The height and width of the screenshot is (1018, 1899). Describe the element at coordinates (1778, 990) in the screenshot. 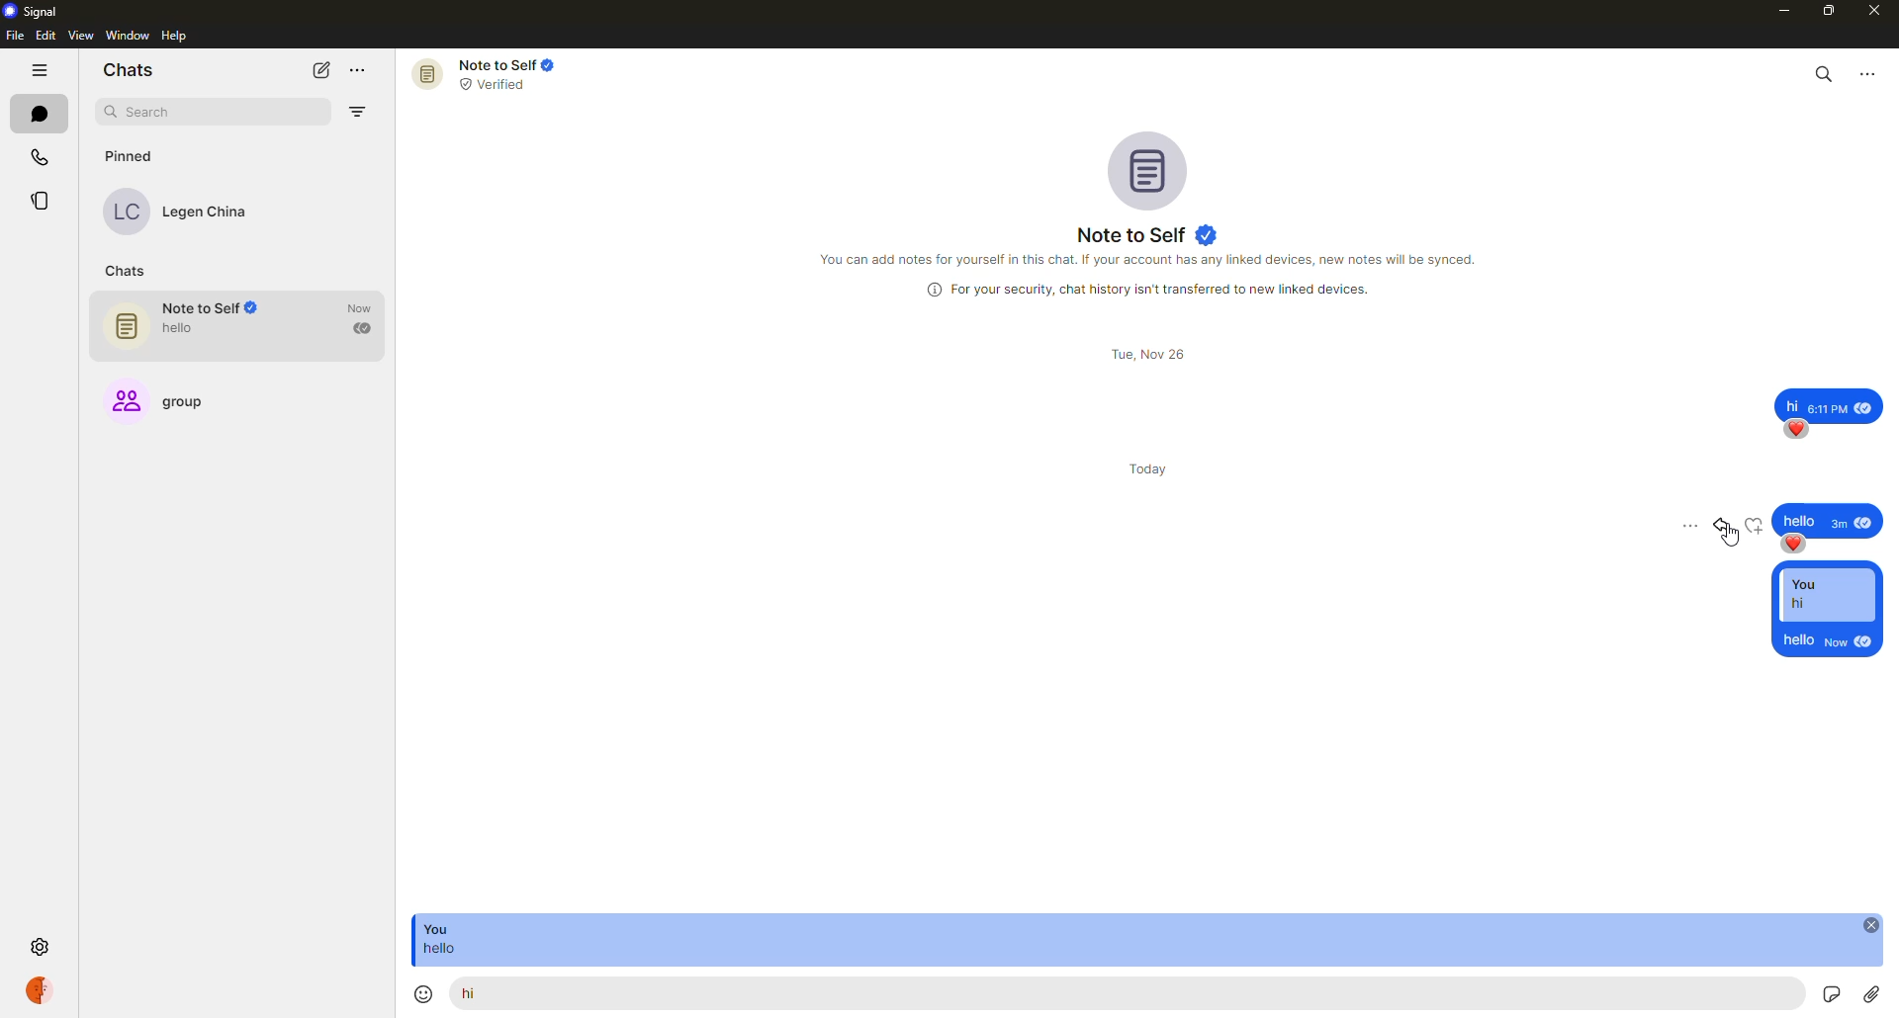

I see `stickers` at that location.